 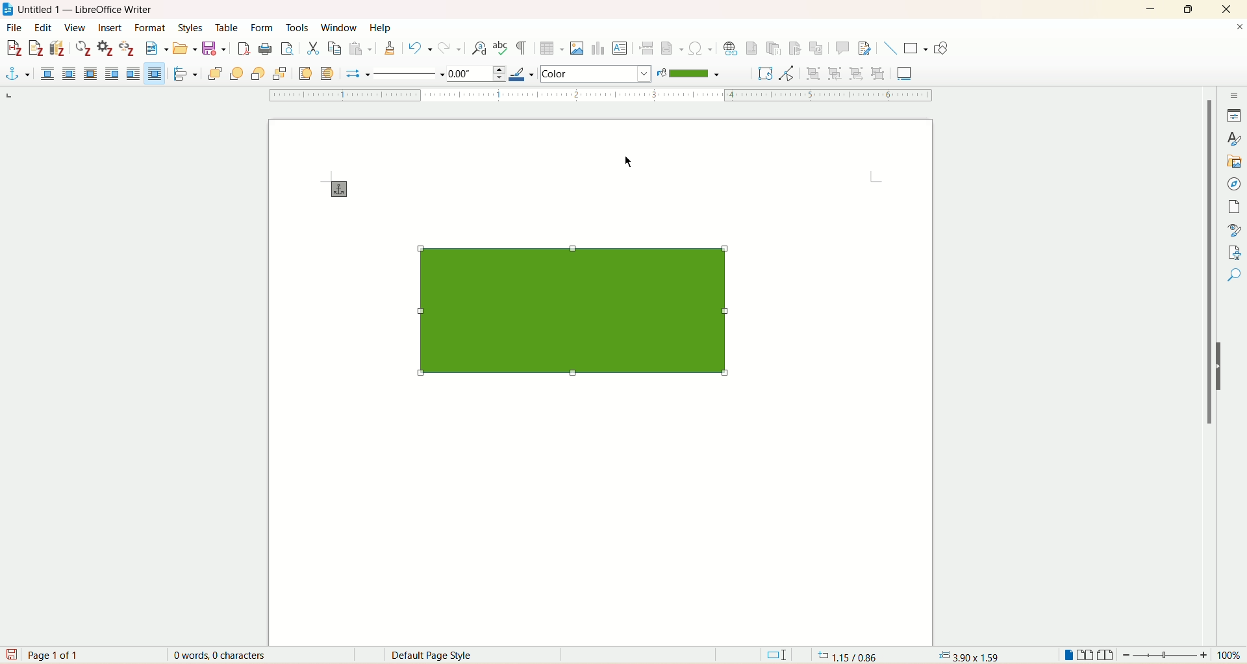 I want to click on properties, so click(x=1234, y=117).